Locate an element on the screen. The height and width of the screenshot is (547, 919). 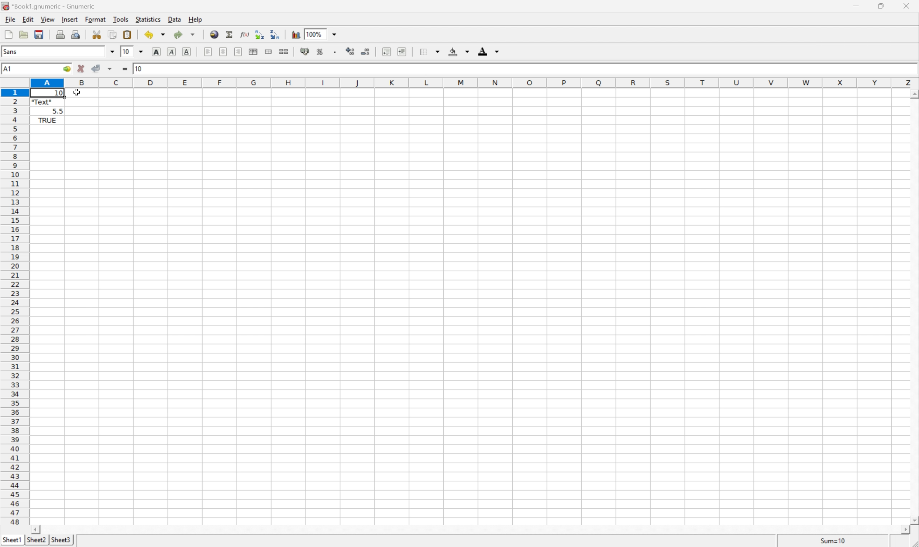
Tools is located at coordinates (121, 19).